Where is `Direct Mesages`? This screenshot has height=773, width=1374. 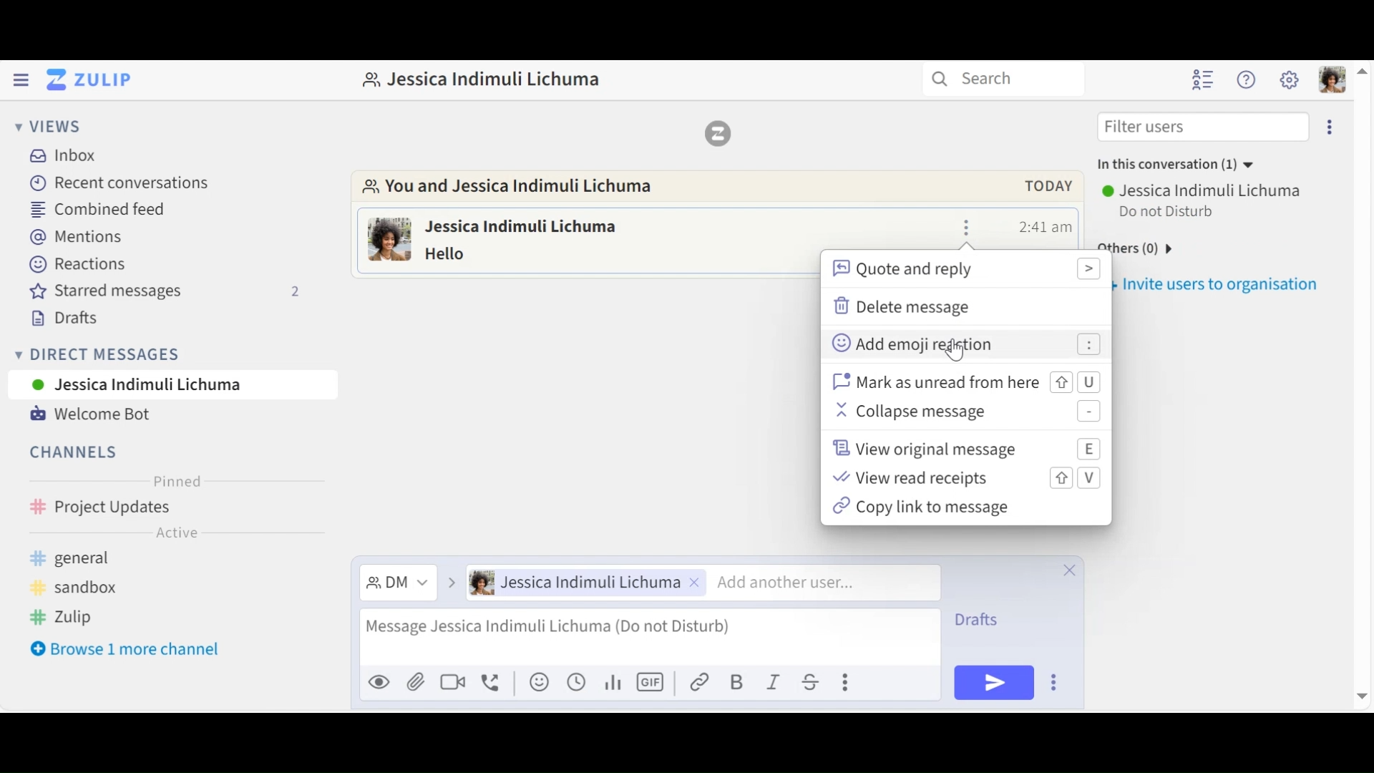
Direct Mesages is located at coordinates (161, 354).